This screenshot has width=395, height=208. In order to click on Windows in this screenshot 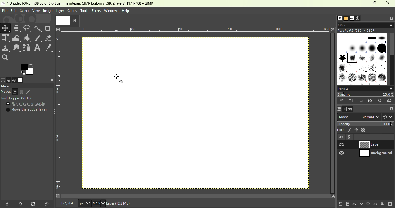, I will do `click(111, 11)`.